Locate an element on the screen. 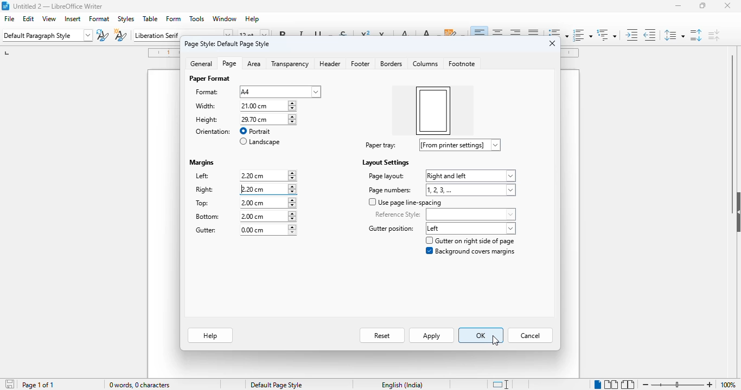 The image size is (741, 390). edit is located at coordinates (29, 18).